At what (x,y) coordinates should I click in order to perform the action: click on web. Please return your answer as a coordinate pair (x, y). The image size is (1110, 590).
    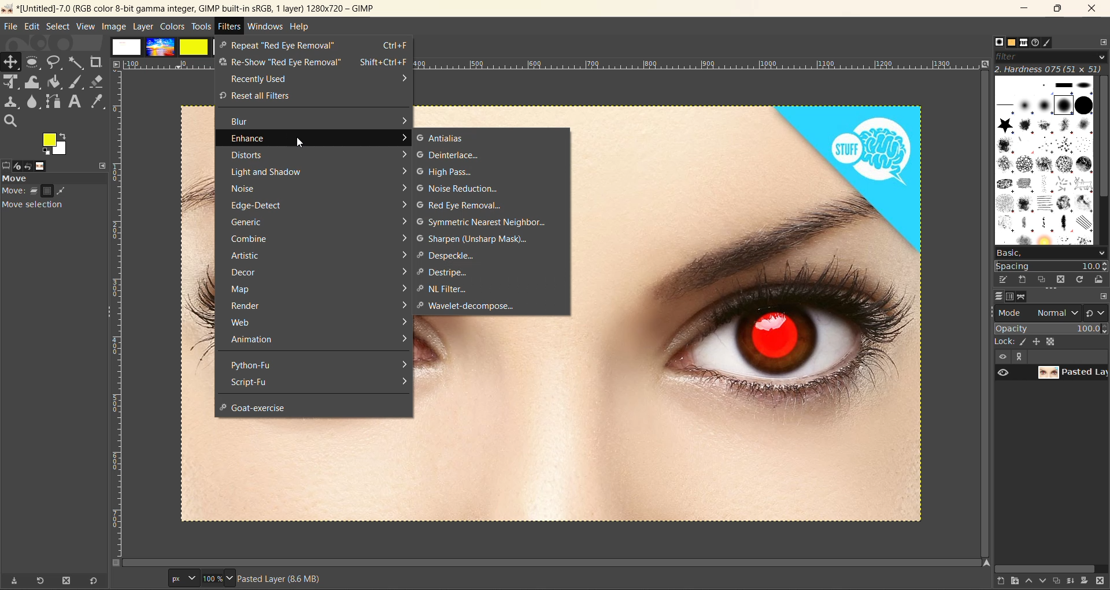
    Looking at the image, I should click on (316, 322).